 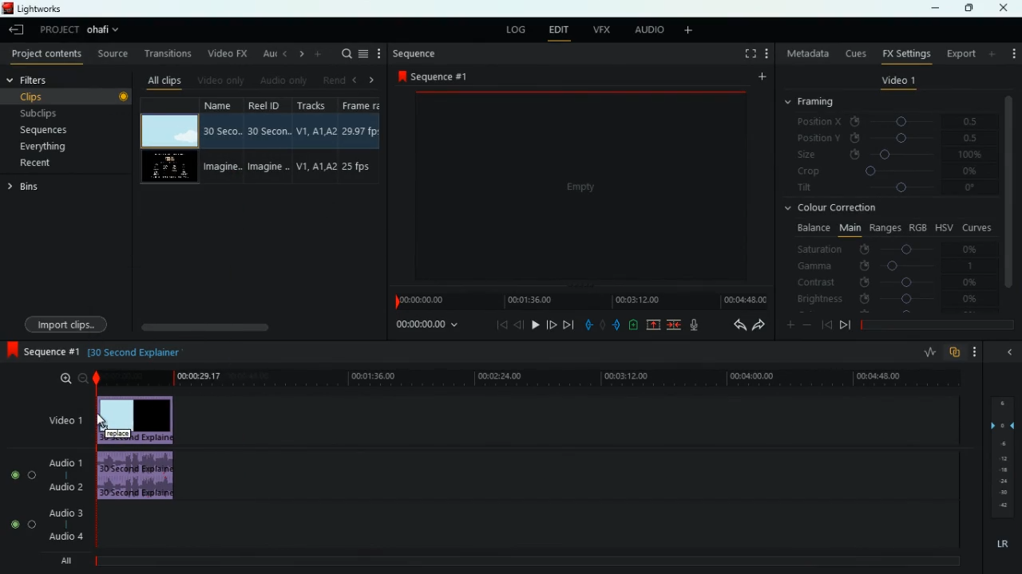 I want to click on end, so click(x=568, y=324).